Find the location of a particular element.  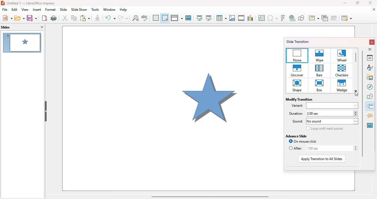

slide transition is located at coordinates (298, 41).